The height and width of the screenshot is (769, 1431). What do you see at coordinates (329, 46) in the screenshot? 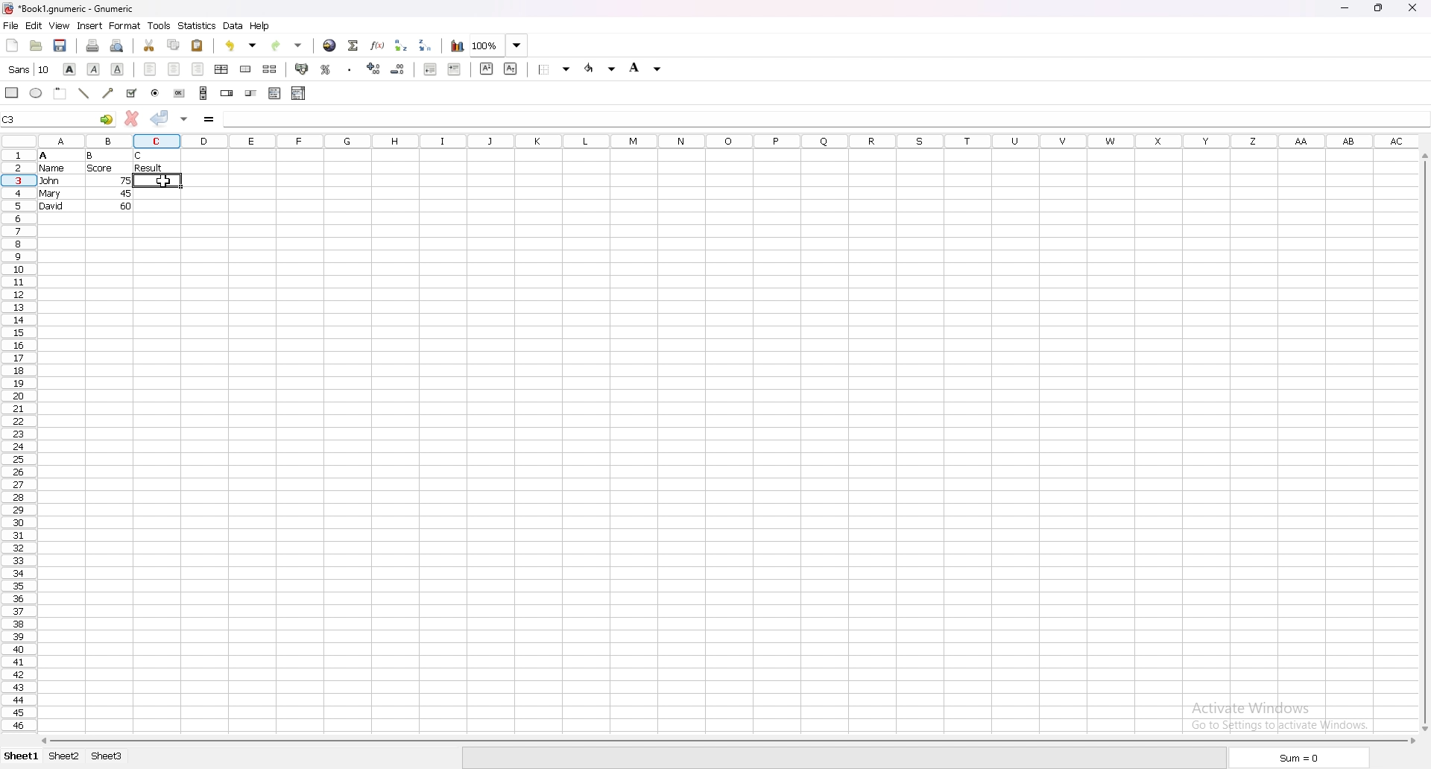
I see `hyperlink` at bounding box center [329, 46].